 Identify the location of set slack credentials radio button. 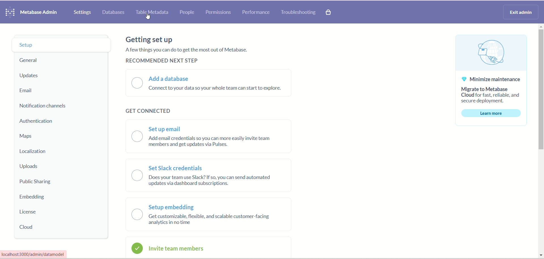
(135, 175).